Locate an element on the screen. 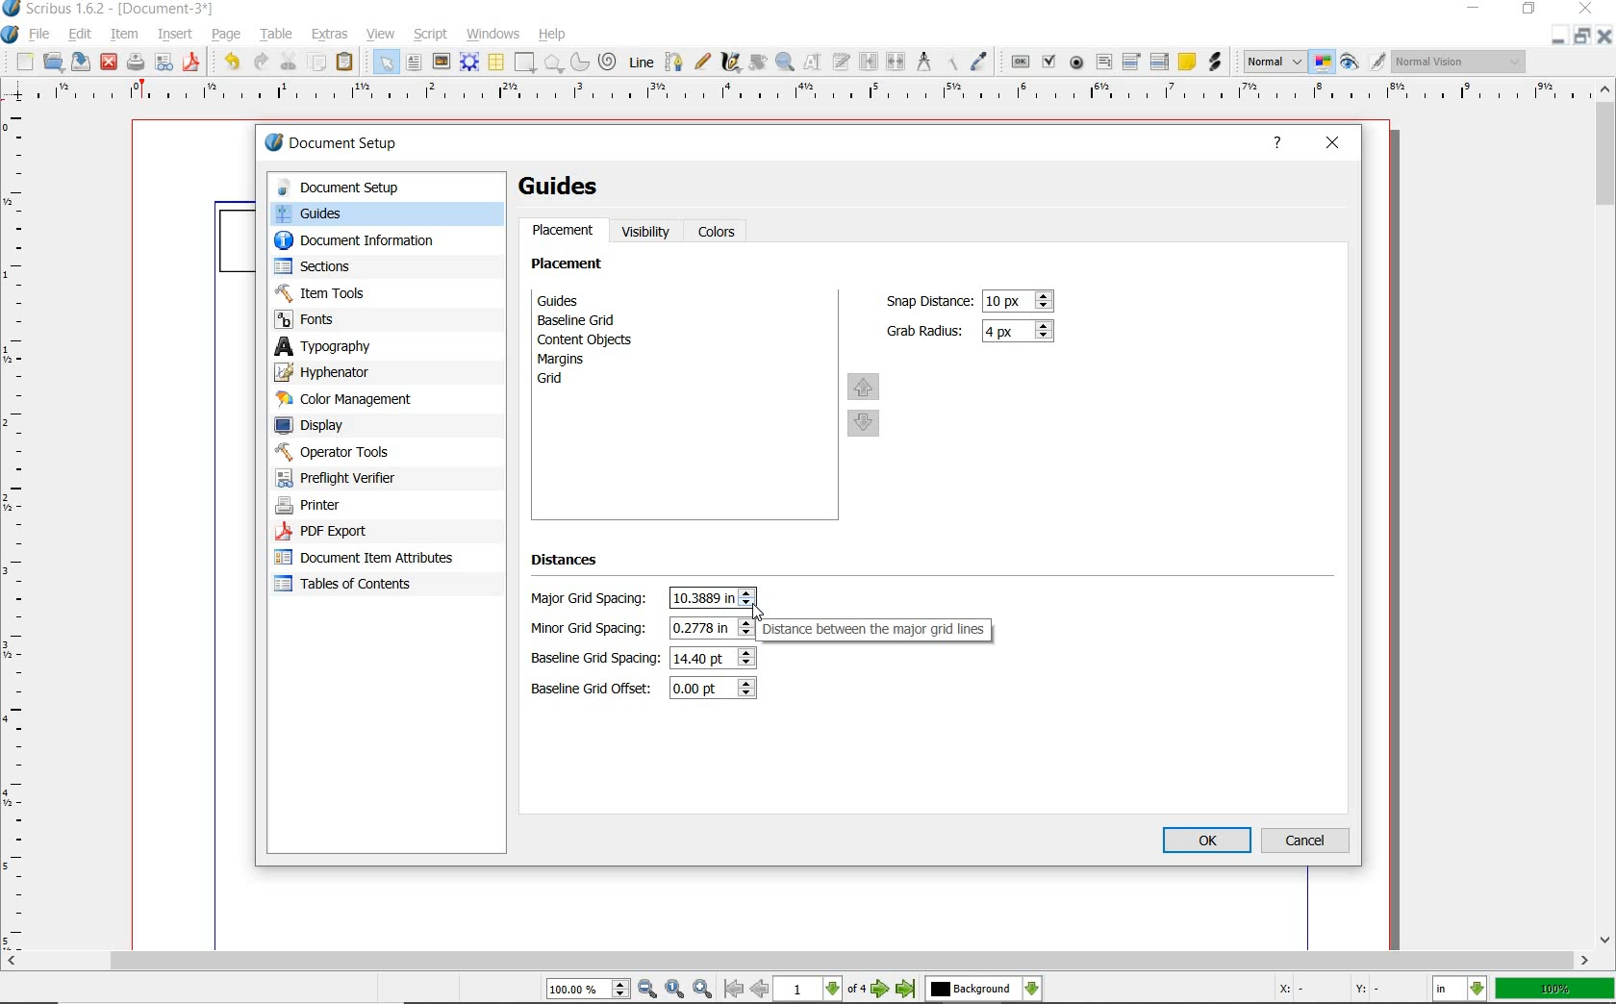  Baseline Grid Spacing: is located at coordinates (595, 660).